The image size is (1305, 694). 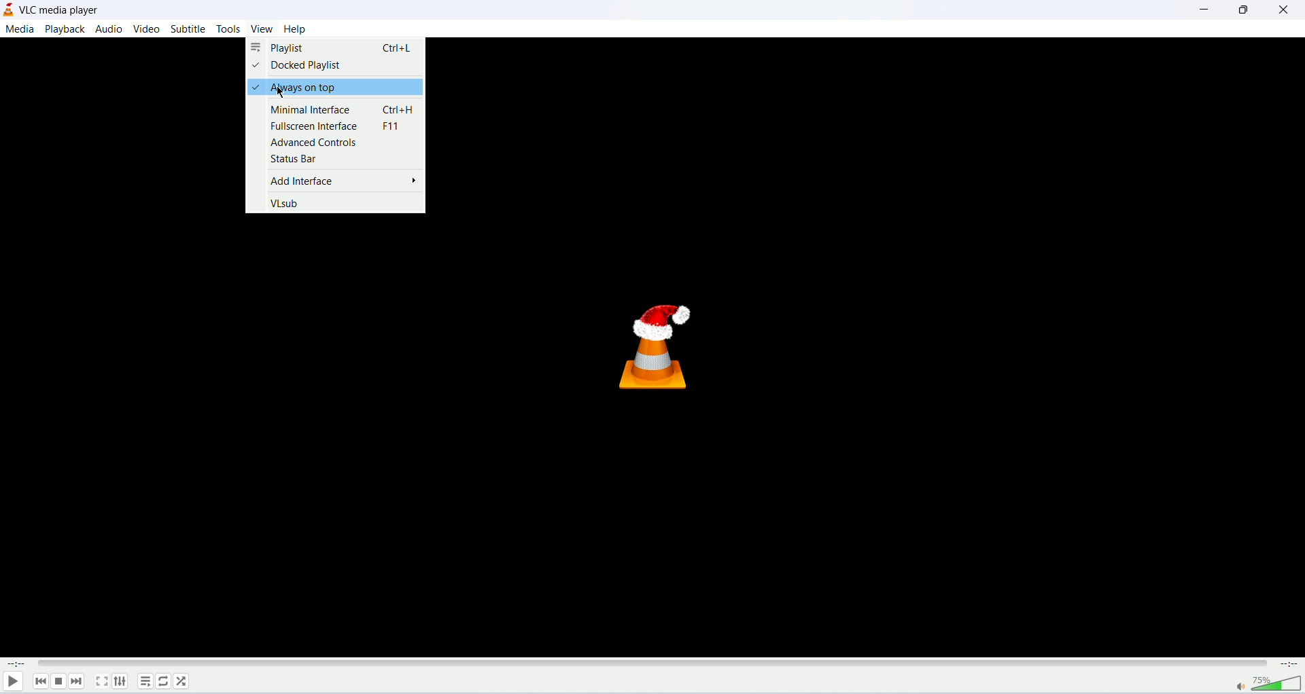 I want to click on click to toggle between loop all, loop one or loop none, so click(x=164, y=682).